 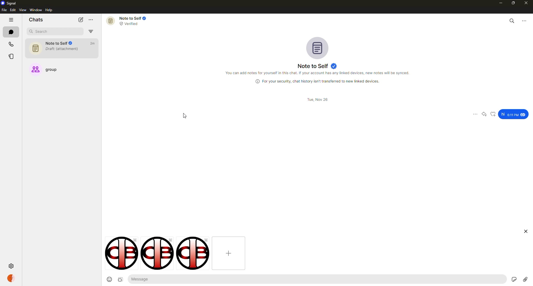 What do you see at coordinates (48, 31) in the screenshot?
I see `search` at bounding box center [48, 31].